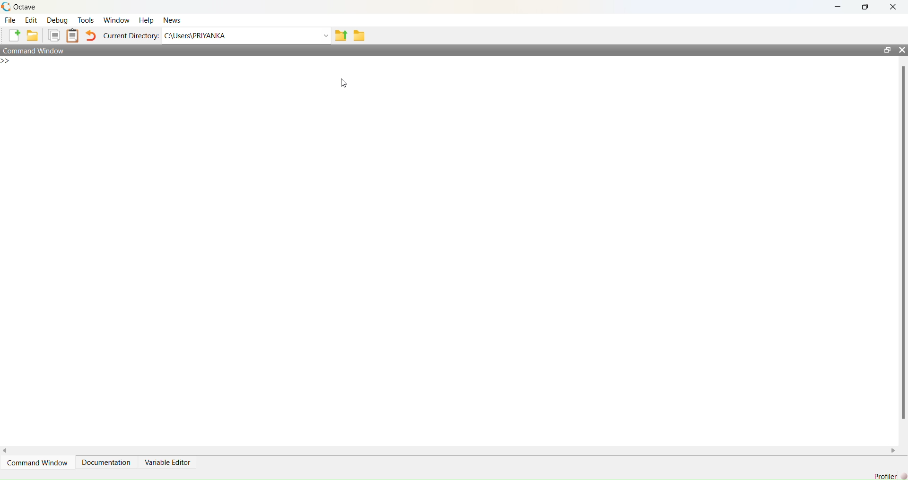 The height and width of the screenshot is (480, 908). What do you see at coordinates (866, 6) in the screenshot?
I see `maximise` at bounding box center [866, 6].